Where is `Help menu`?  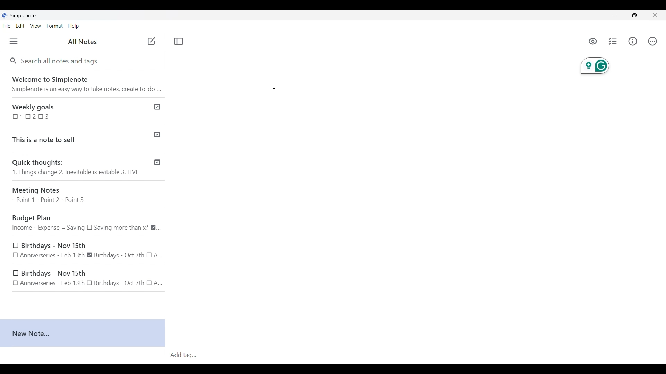
Help menu is located at coordinates (74, 26).